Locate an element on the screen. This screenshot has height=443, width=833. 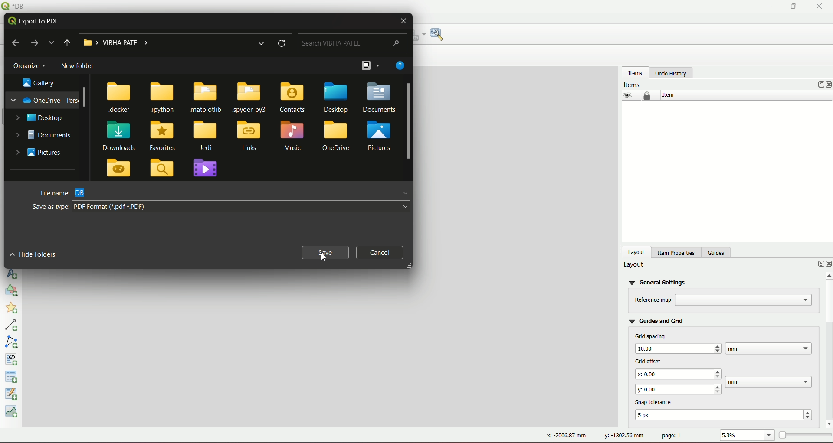
elevation profile is located at coordinates (13, 413).